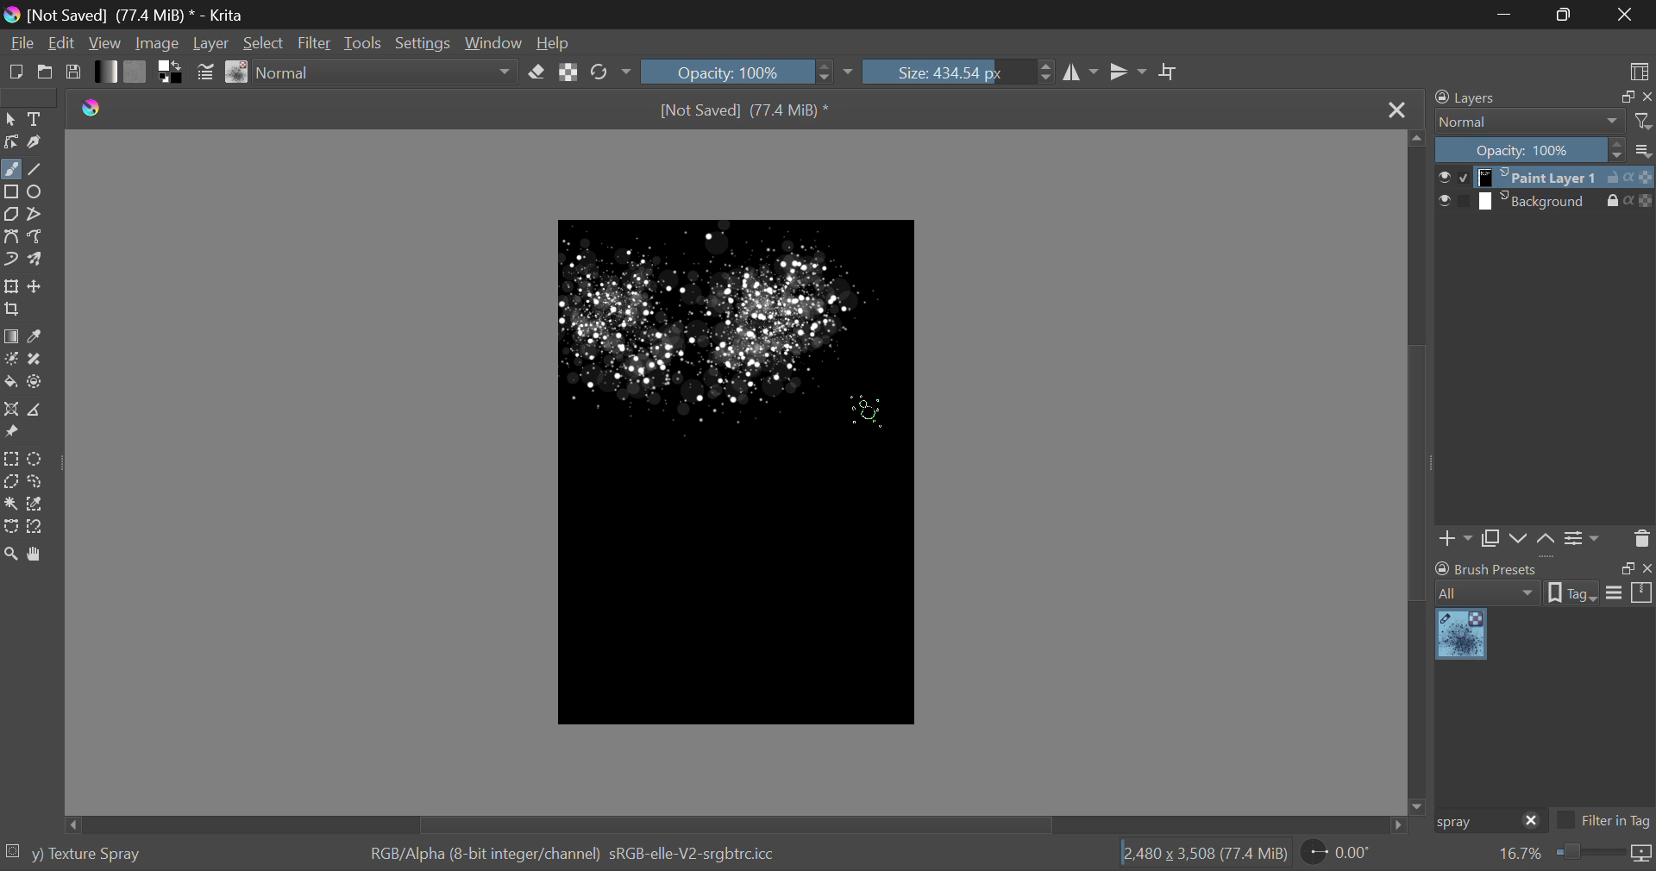  What do you see at coordinates (1532, 822) in the screenshot?
I see `close` at bounding box center [1532, 822].